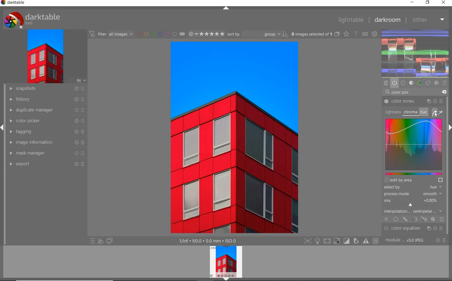 This screenshot has width=452, height=281. What do you see at coordinates (376, 240) in the screenshot?
I see `grid overlay` at bounding box center [376, 240].